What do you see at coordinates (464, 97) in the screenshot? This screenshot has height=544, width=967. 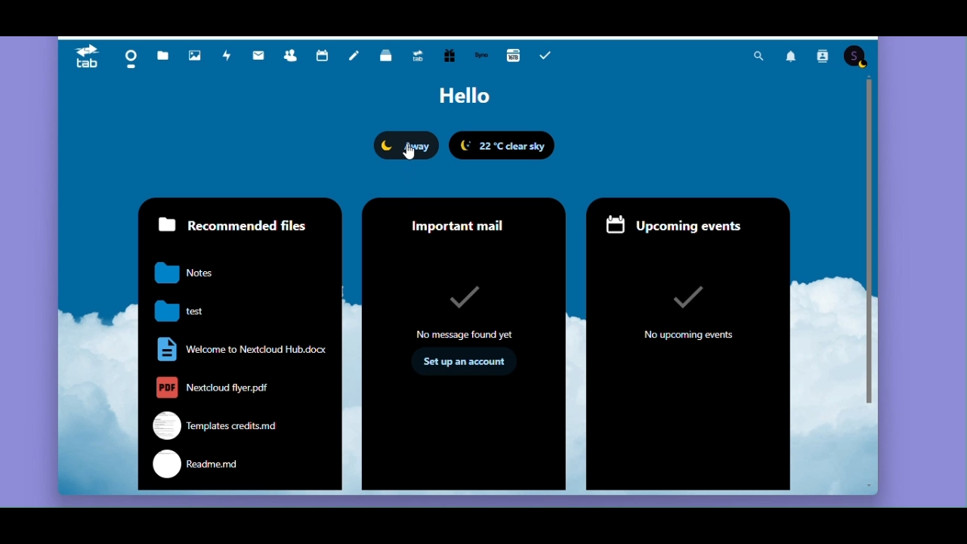 I see `Hello` at bounding box center [464, 97].